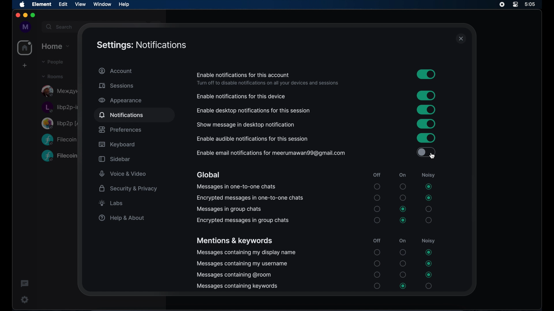 This screenshot has height=311, width=554. I want to click on security and privacy, so click(128, 188).